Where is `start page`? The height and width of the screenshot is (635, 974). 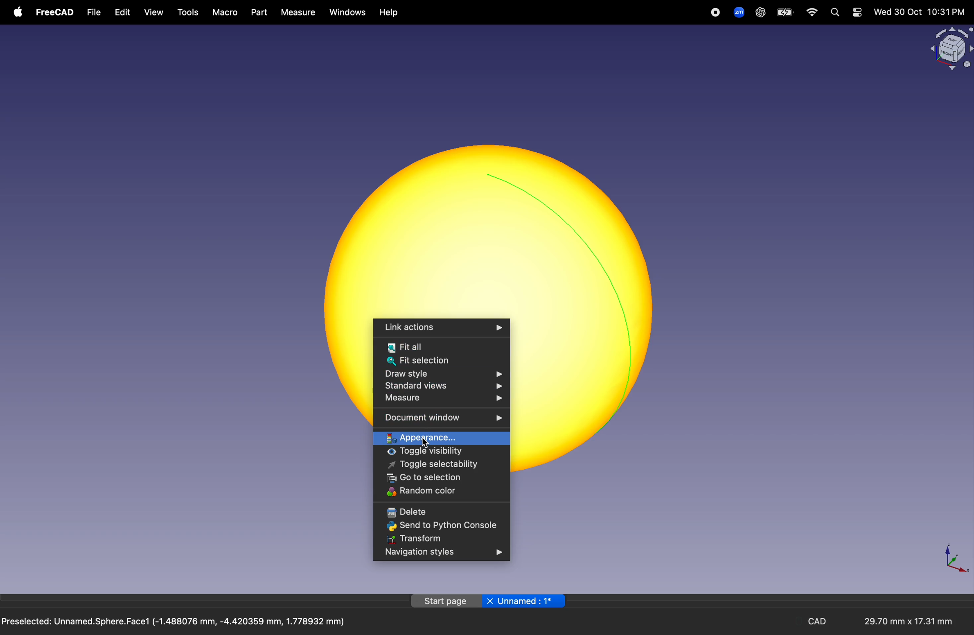 start page is located at coordinates (446, 601).